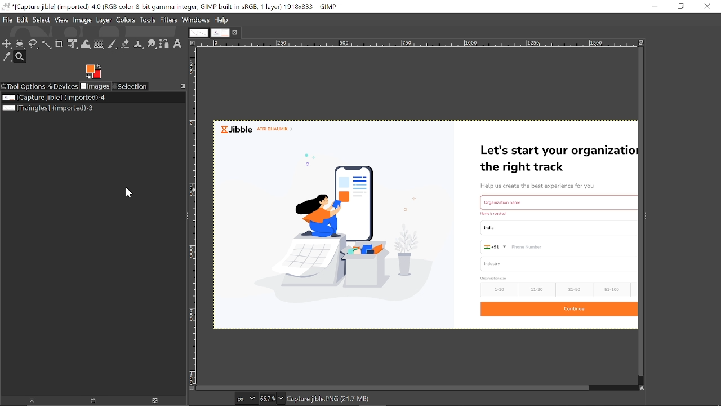 The width and height of the screenshot is (721, 406). I want to click on Text, so click(177, 44).